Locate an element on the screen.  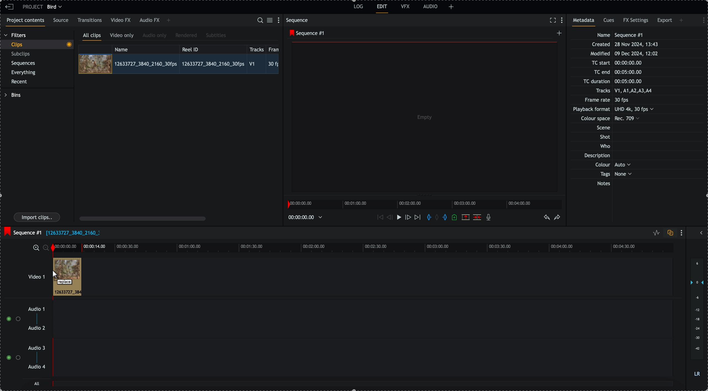
undo is located at coordinates (547, 218).